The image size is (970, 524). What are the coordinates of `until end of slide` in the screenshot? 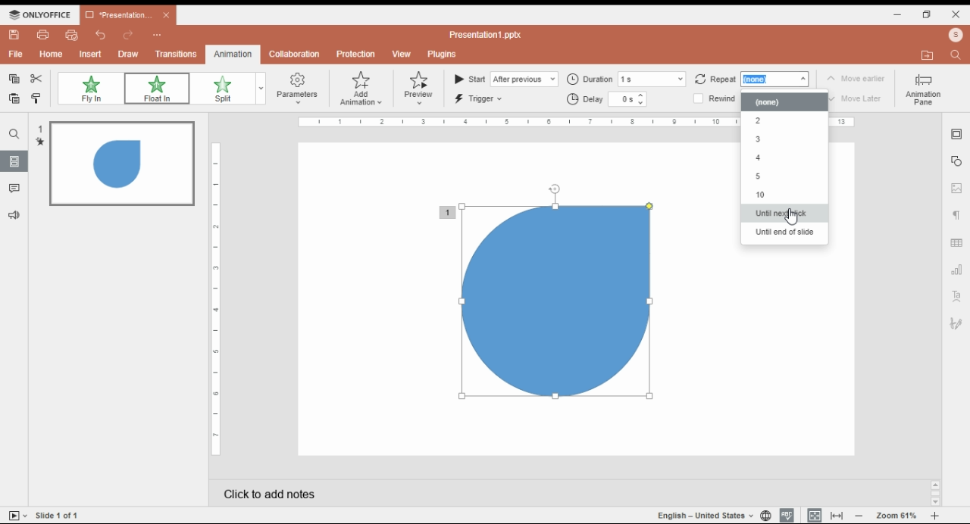 It's located at (783, 233).